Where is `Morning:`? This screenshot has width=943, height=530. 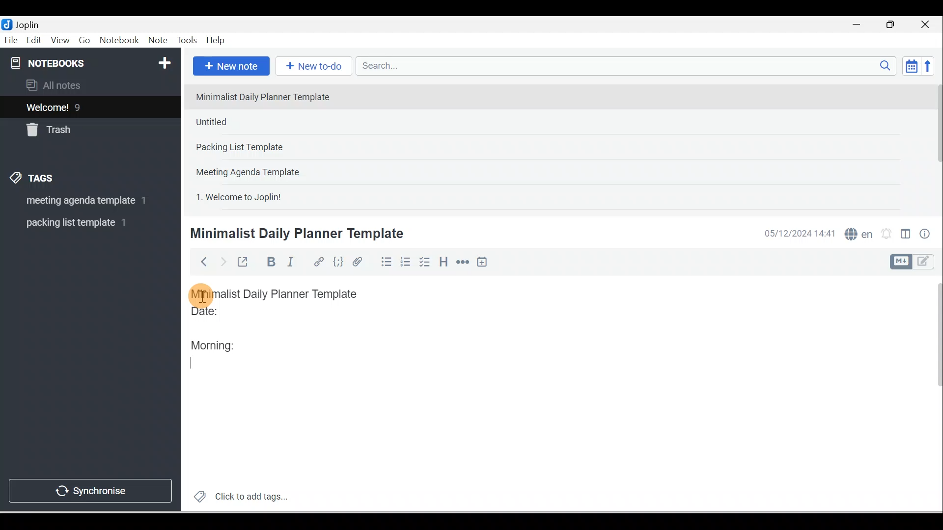 Morning: is located at coordinates (220, 343).